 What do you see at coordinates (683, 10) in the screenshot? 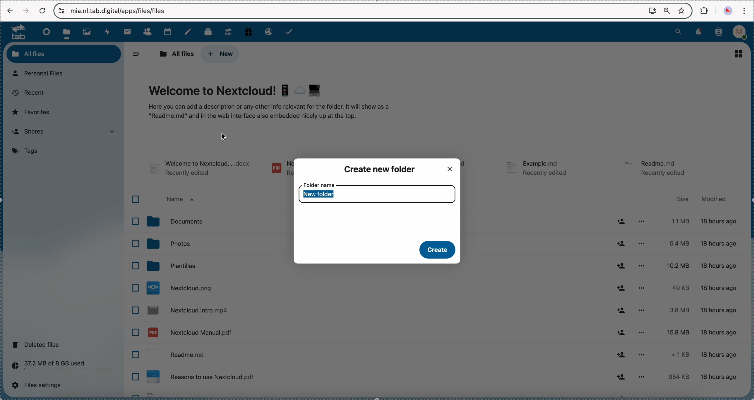
I see `favorites` at bounding box center [683, 10].